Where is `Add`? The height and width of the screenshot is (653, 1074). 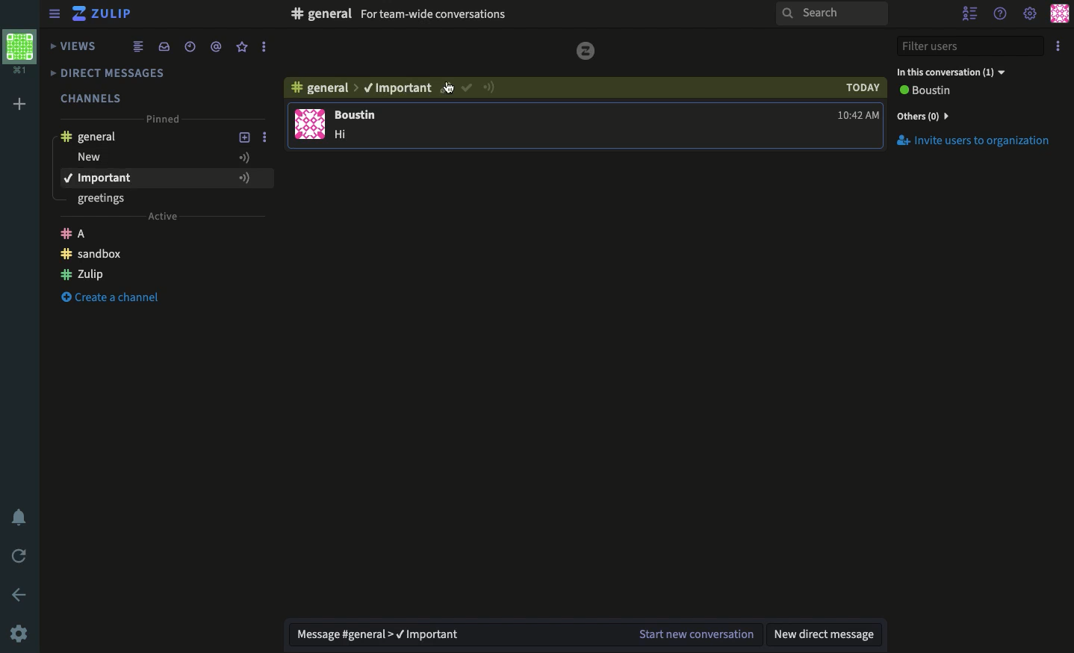
Add is located at coordinates (245, 137).